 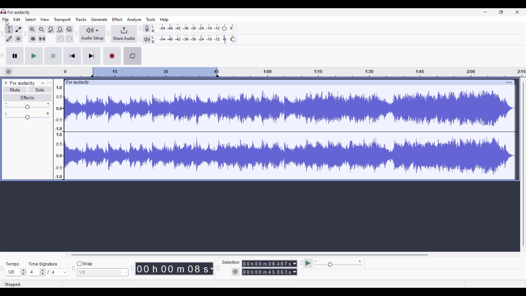 What do you see at coordinates (147, 29) in the screenshot?
I see `Record meter` at bounding box center [147, 29].